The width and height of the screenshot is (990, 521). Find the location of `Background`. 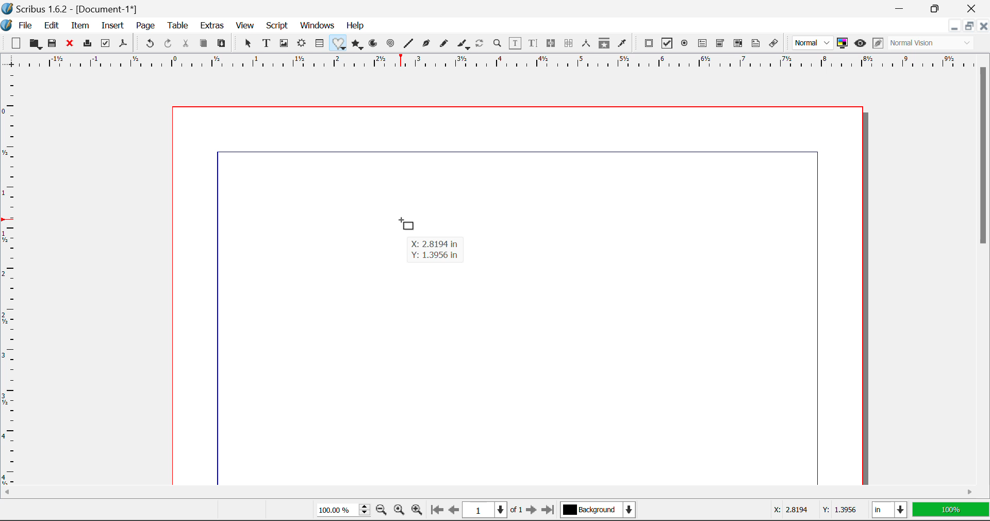

Background is located at coordinates (600, 511).